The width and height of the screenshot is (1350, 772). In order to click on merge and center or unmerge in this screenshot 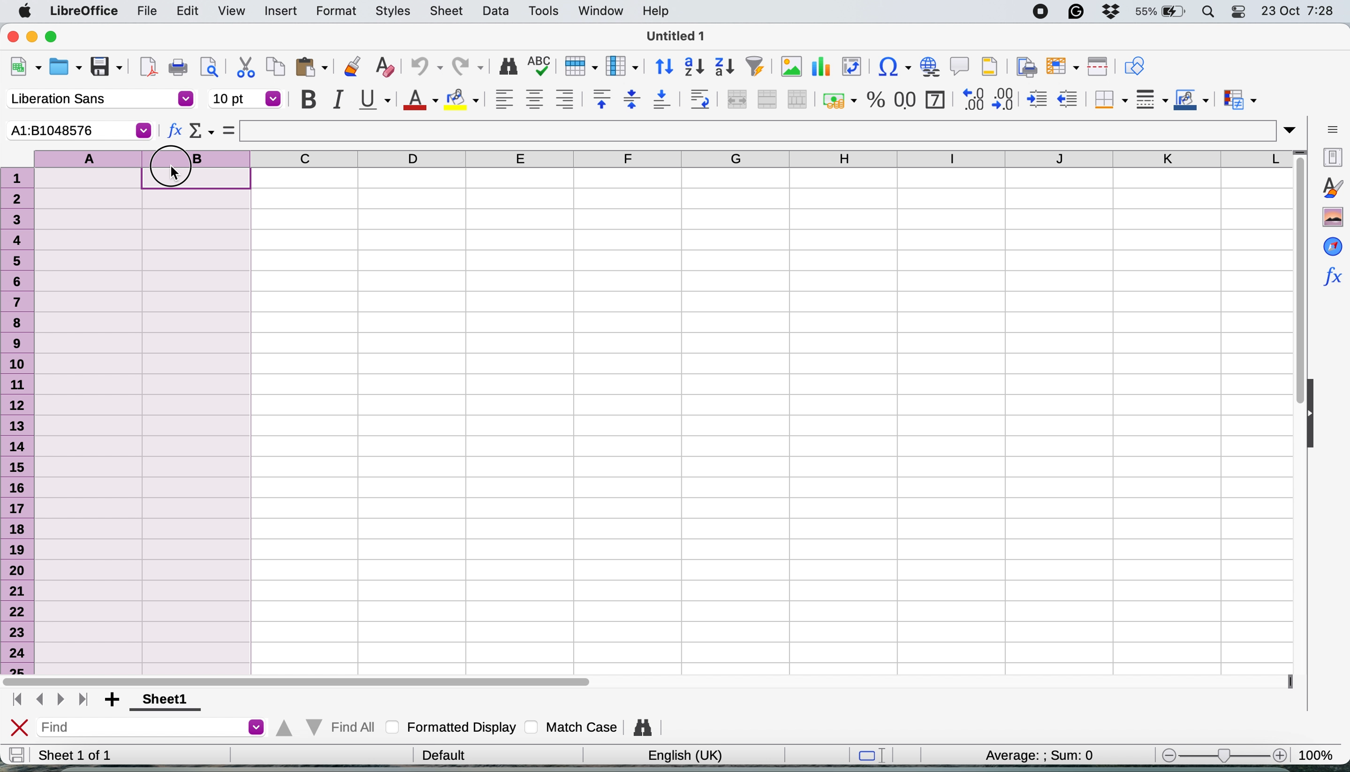, I will do `click(737, 100)`.